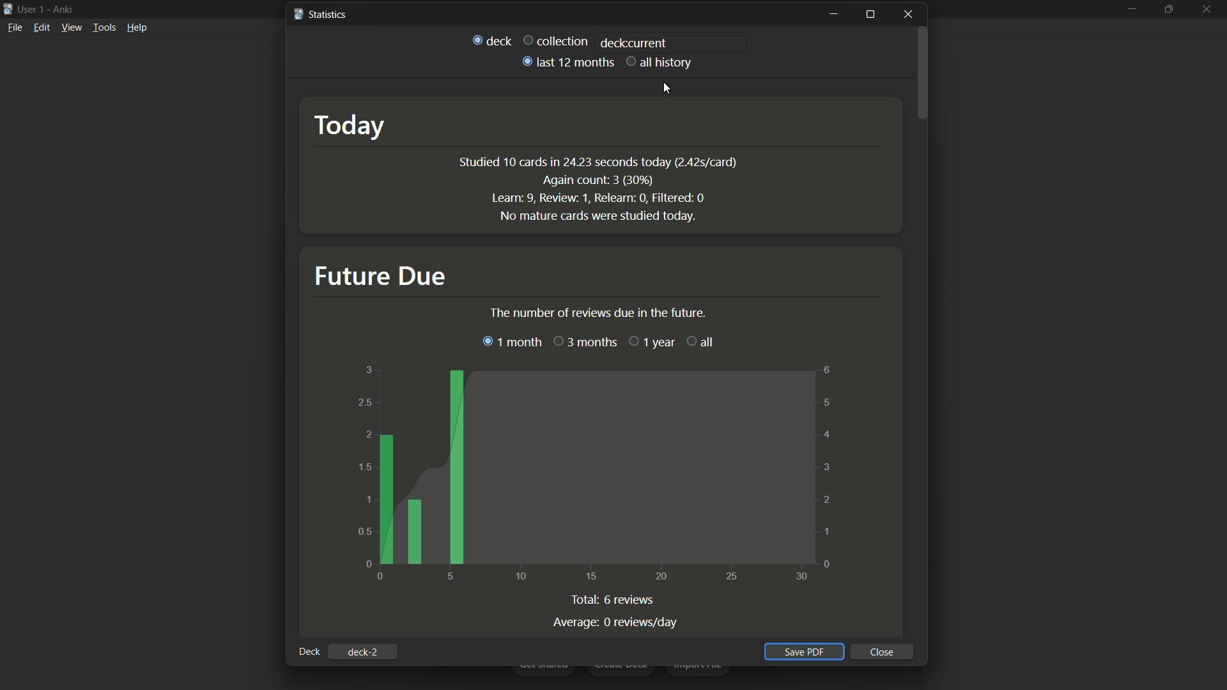  Describe the element at coordinates (513, 342) in the screenshot. I see `1 month` at that location.